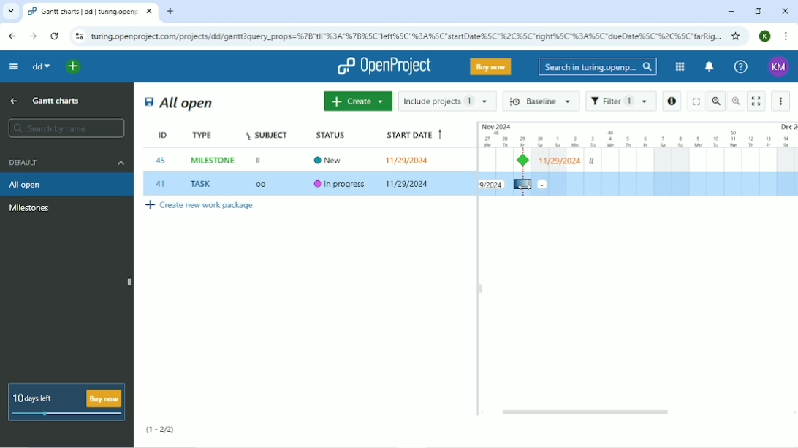 Image resolution: width=798 pixels, height=448 pixels. Describe the element at coordinates (204, 135) in the screenshot. I see `Type` at that location.